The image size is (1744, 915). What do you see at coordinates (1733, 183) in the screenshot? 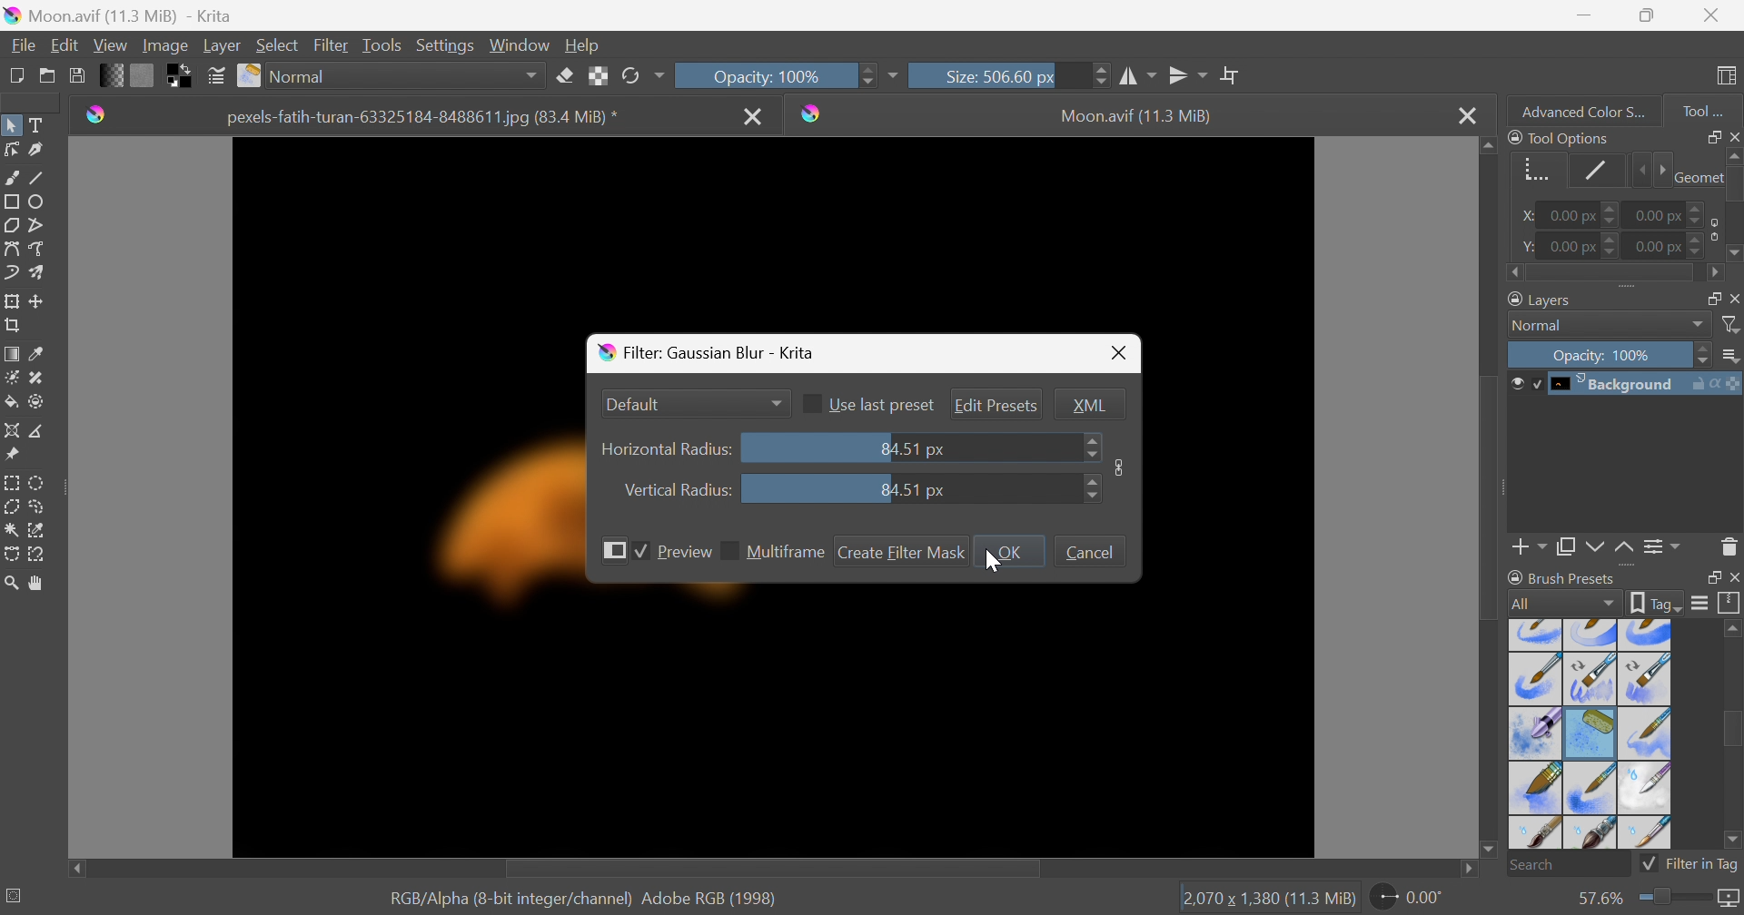
I see `Scroll bar` at bounding box center [1733, 183].